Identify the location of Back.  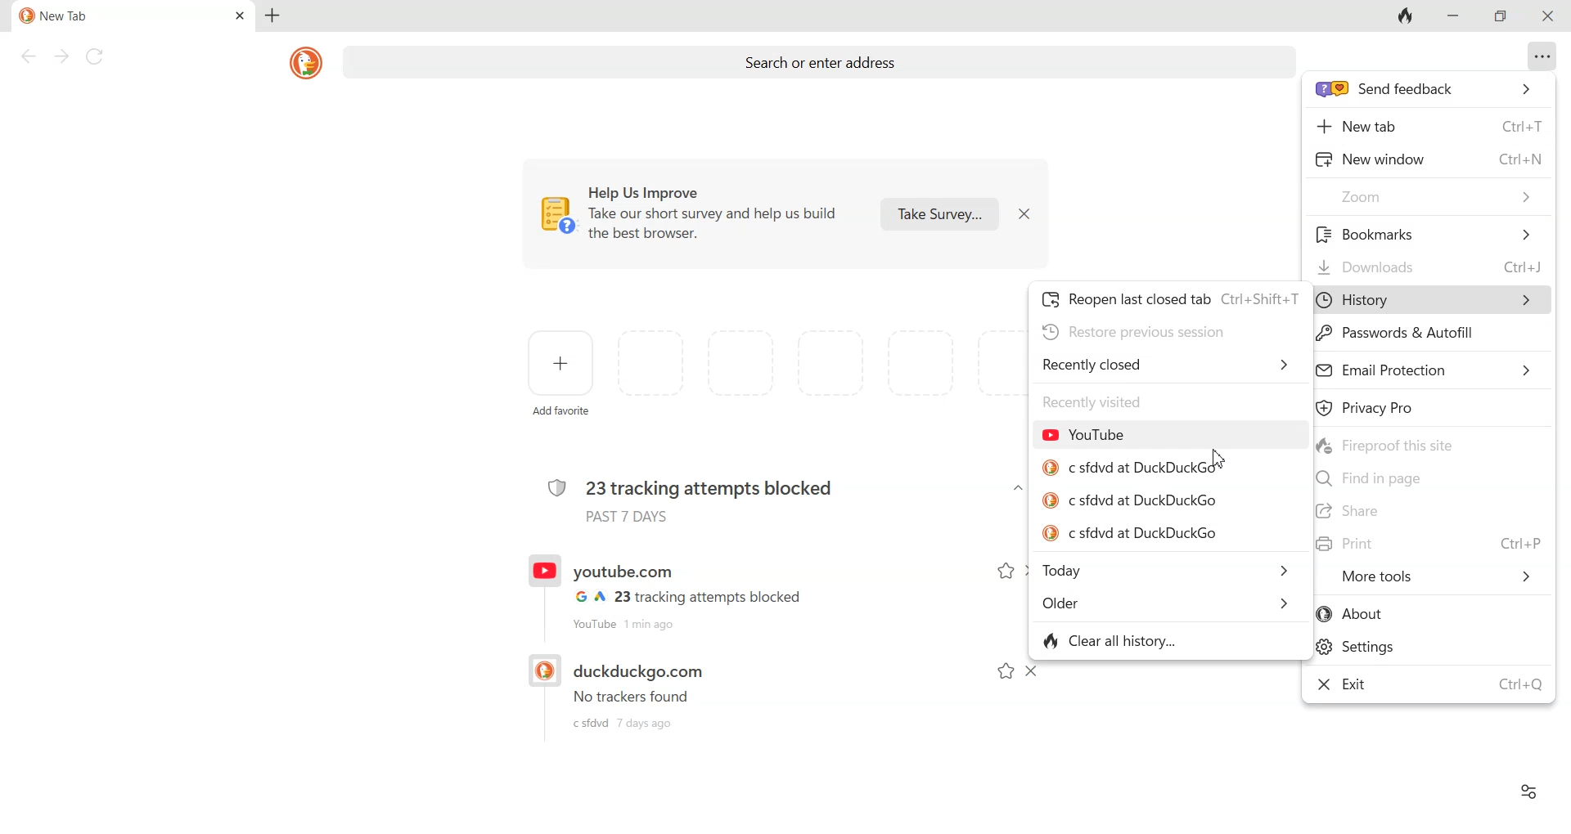
(27, 56).